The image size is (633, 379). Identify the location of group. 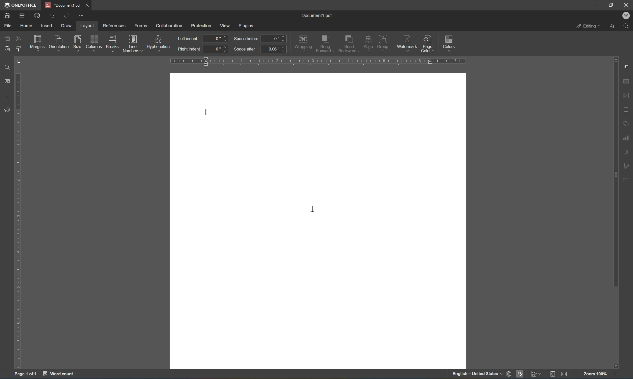
(384, 42).